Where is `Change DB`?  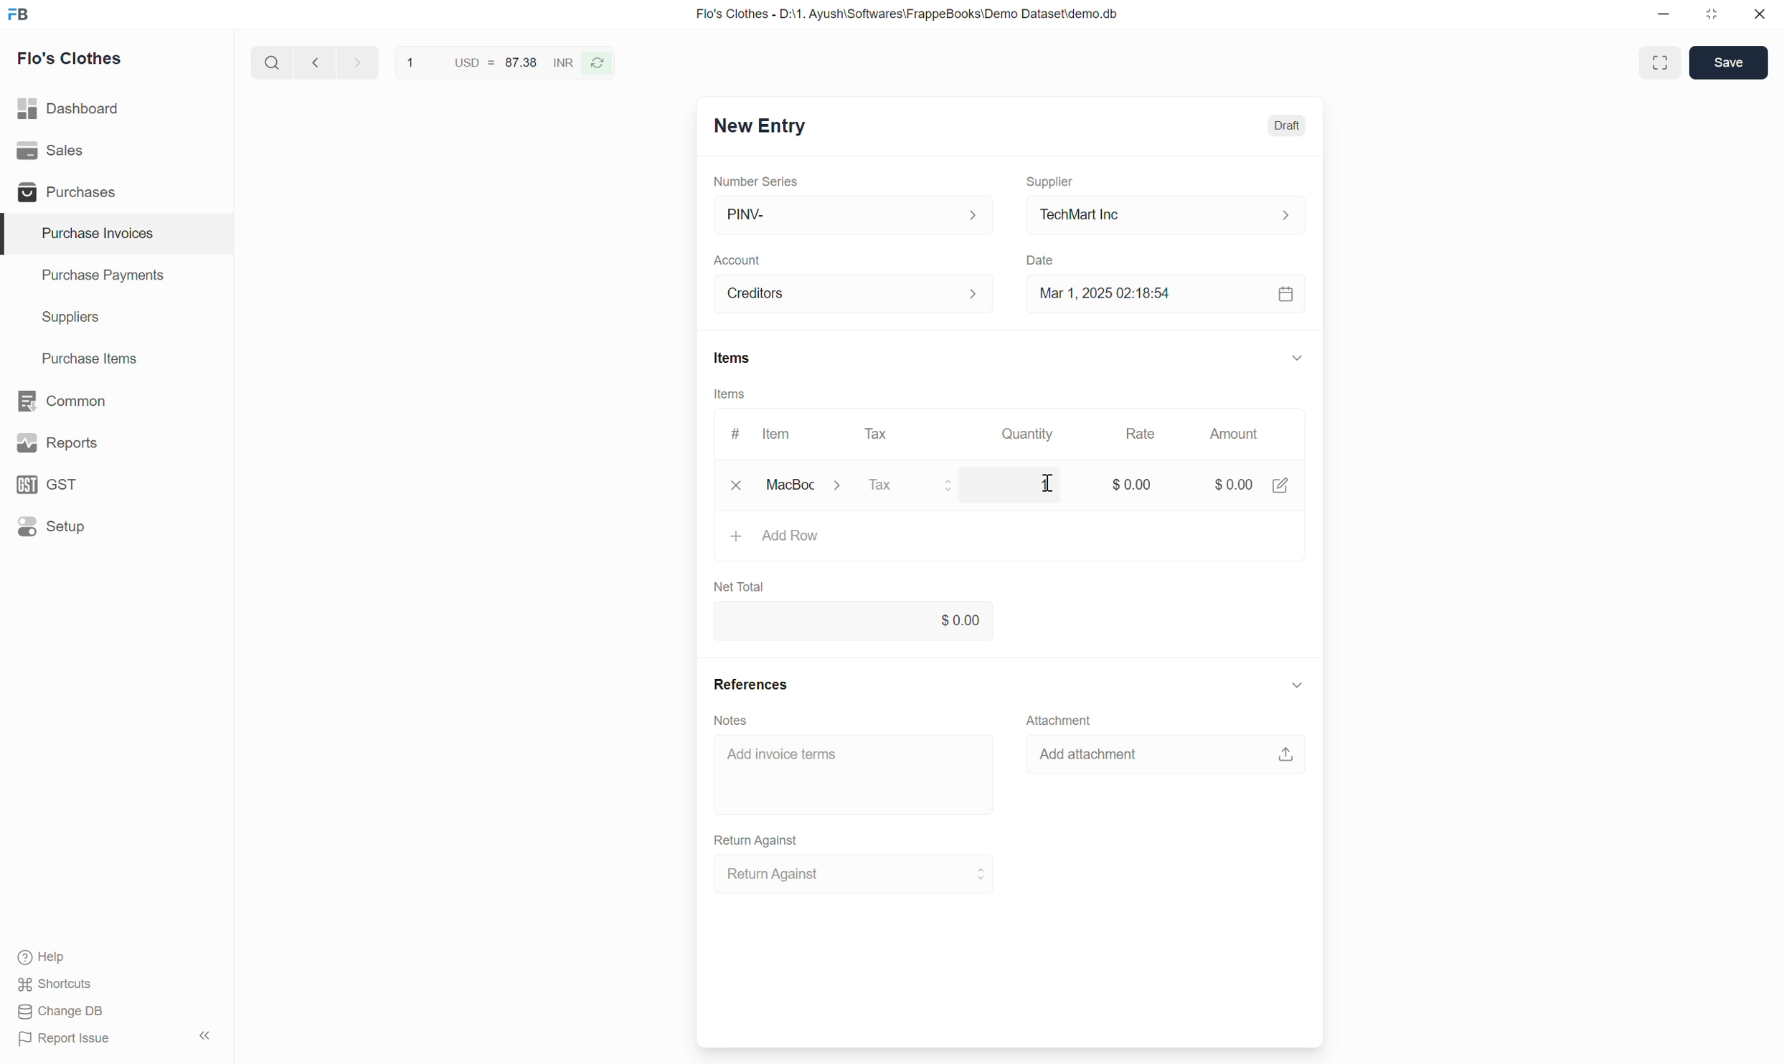 Change DB is located at coordinates (62, 1011).